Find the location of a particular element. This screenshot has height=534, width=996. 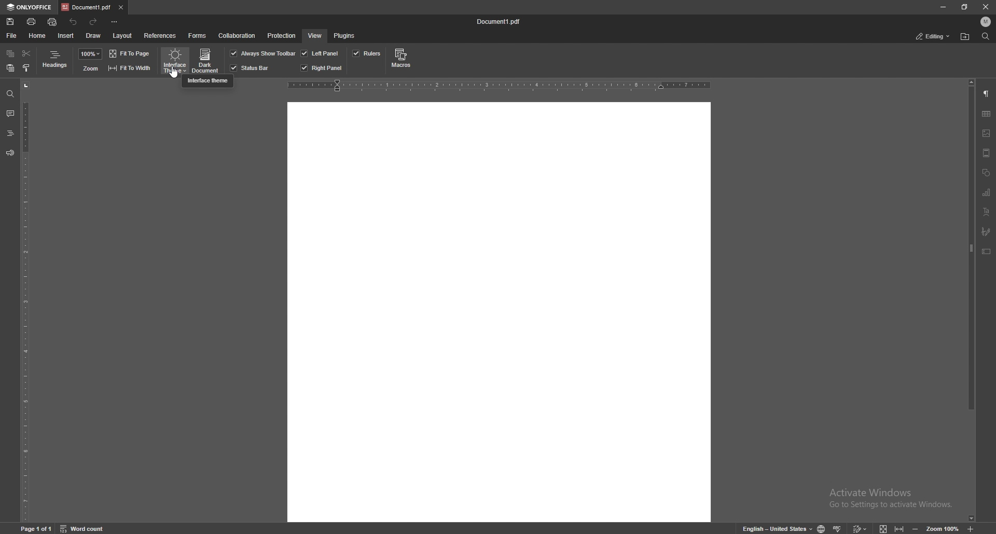

feedback is located at coordinates (10, 153).